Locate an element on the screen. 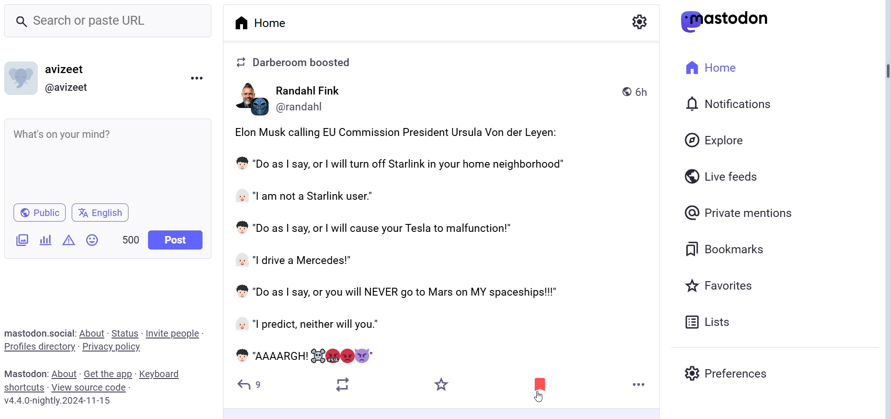  Text is located at coordinates (26, 373).